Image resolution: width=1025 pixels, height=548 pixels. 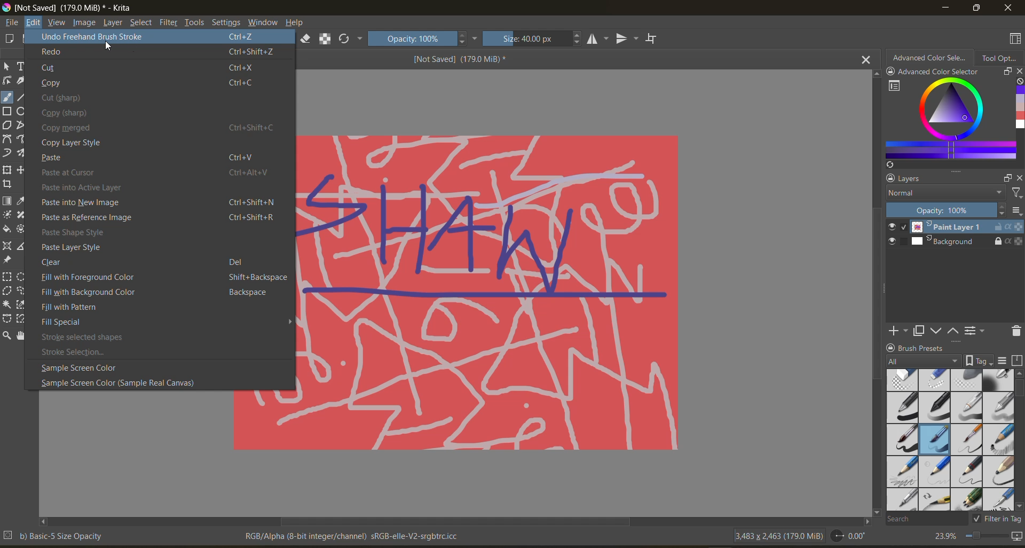 I want to click on undo forehand brush stroke   Ctrl+Z, so click(x=156, y=37).